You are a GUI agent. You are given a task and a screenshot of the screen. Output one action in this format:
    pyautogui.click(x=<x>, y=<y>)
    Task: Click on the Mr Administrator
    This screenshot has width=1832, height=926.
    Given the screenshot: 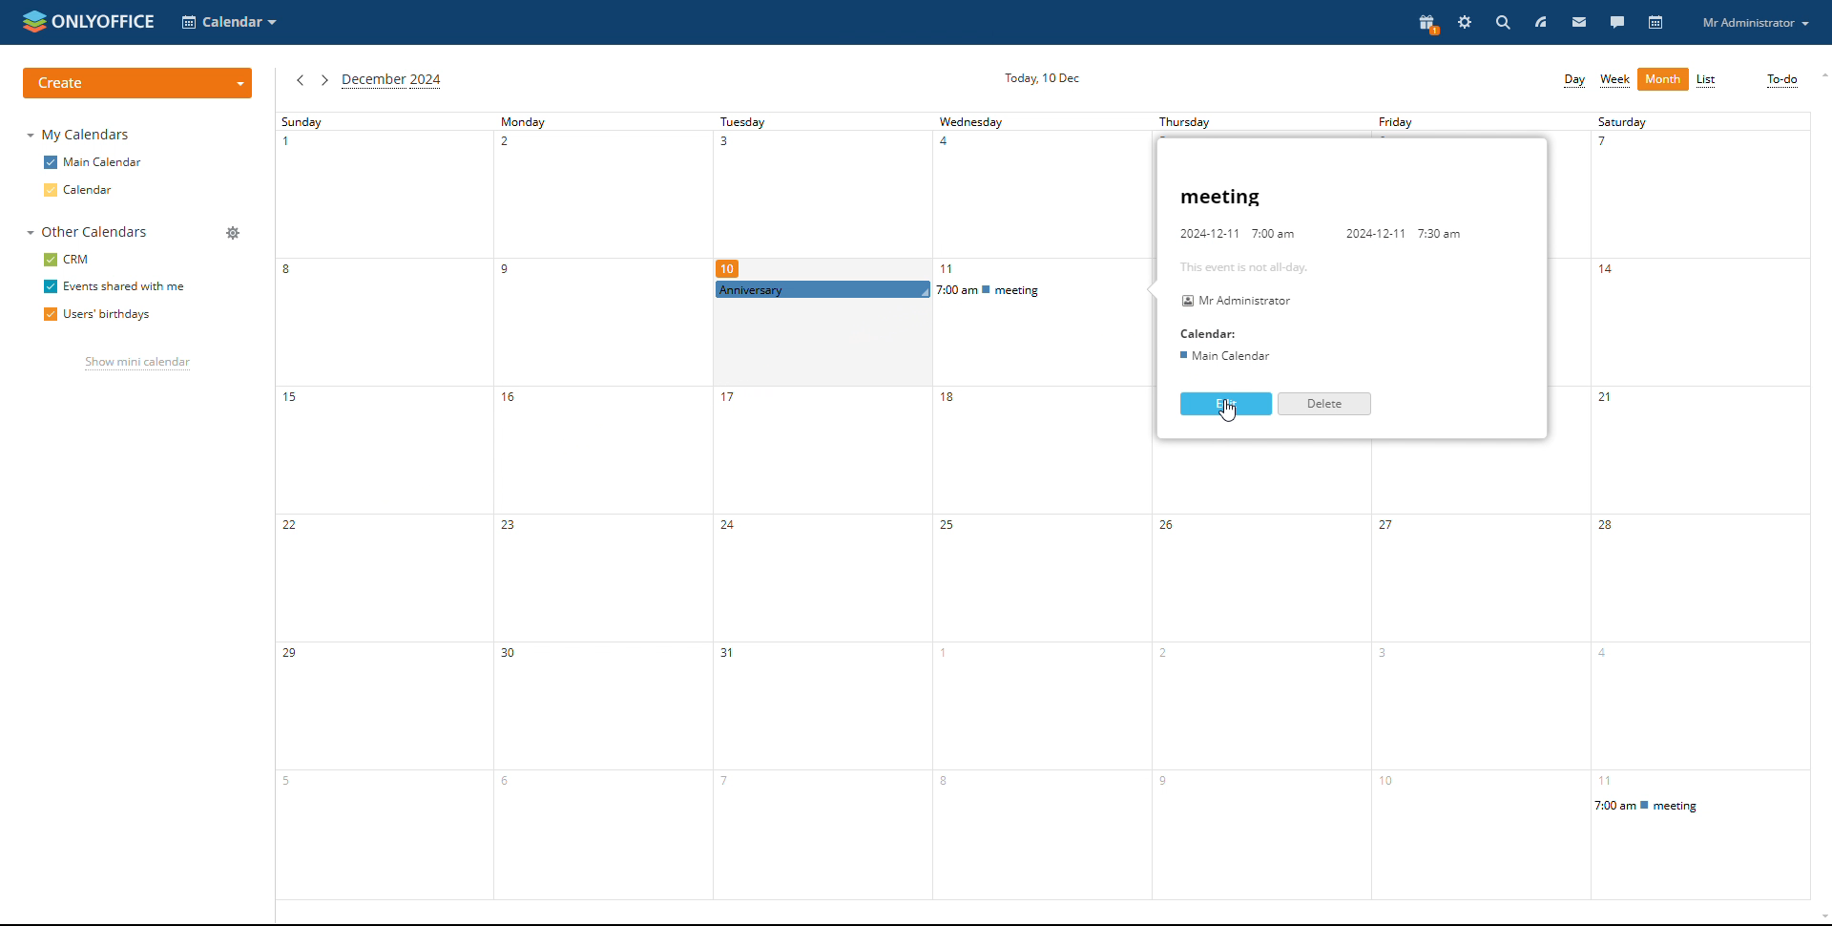 What is the action you would take?
    pyautogui.click(x=1237, y=303)
    